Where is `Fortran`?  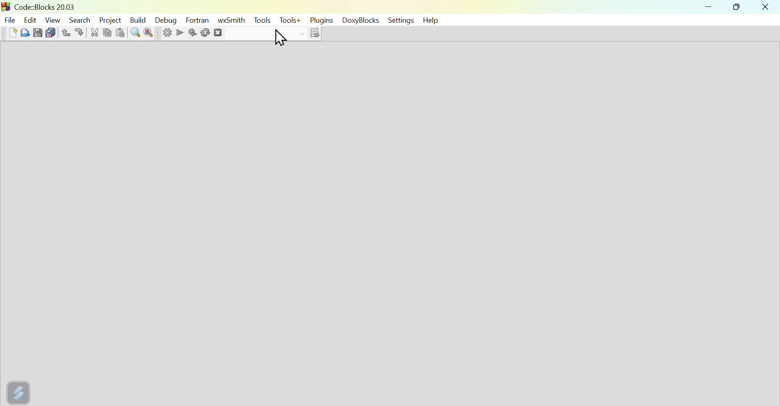 Fortran is located at coordinates (197, 20).